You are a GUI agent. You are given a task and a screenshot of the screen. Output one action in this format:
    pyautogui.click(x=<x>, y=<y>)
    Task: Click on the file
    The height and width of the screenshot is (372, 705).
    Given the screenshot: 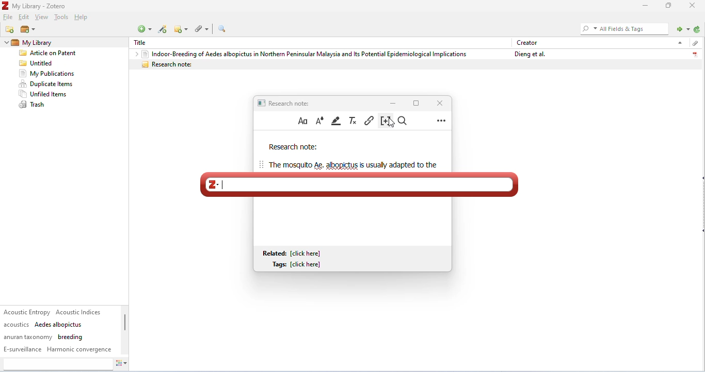 What is the action you would take?
    pyautogui.click(x=9, y=18)
    